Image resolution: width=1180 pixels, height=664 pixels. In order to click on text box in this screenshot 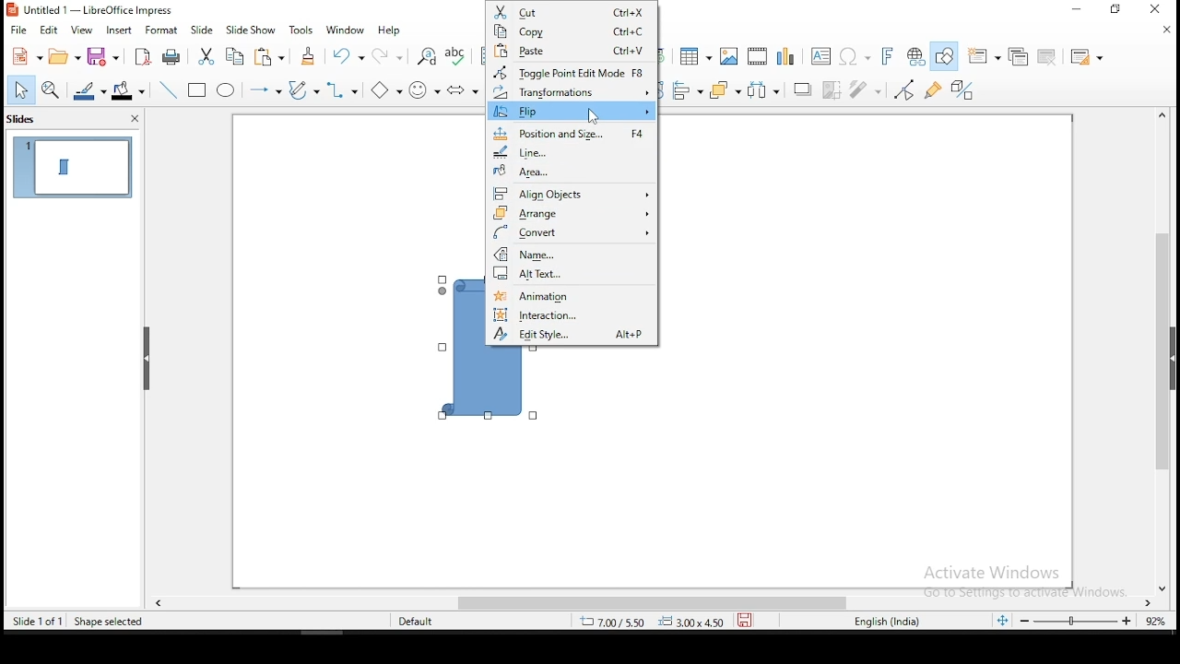, I will do `click(820, 55)`.